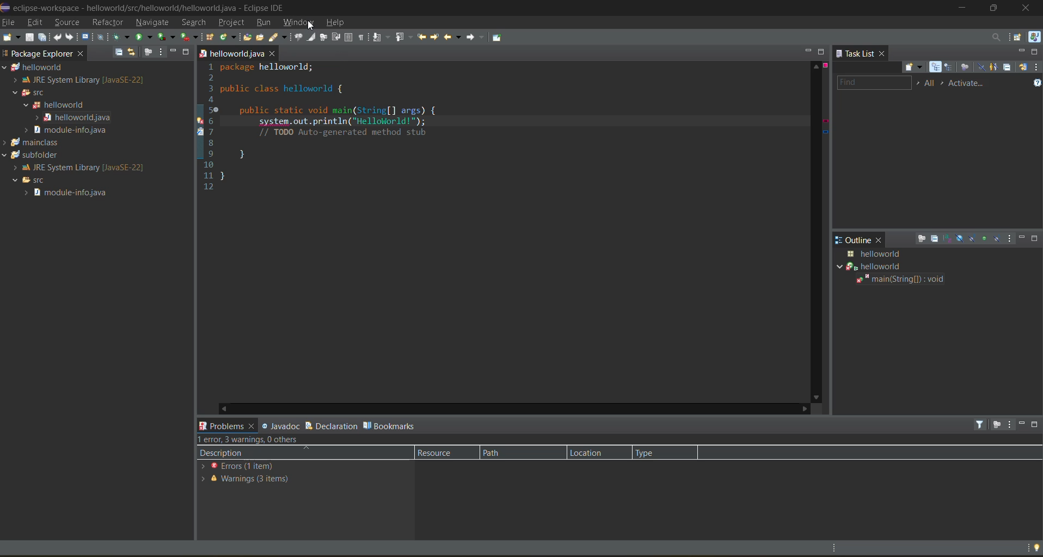 Image resolution: width=1043 pixels, height=557 pixels. Describe the element at coordinates (348, 38) in the screenshot. I see `toggle  block selection mode` at that location.